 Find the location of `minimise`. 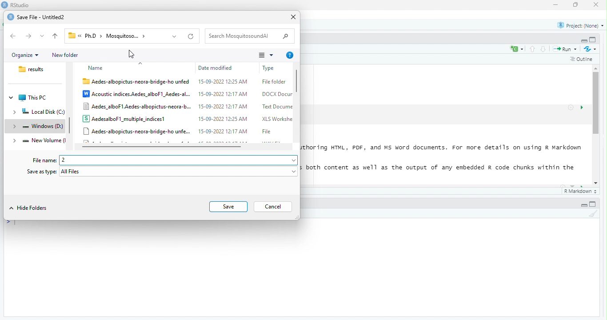

minimise is located at coordinates (557, 4).